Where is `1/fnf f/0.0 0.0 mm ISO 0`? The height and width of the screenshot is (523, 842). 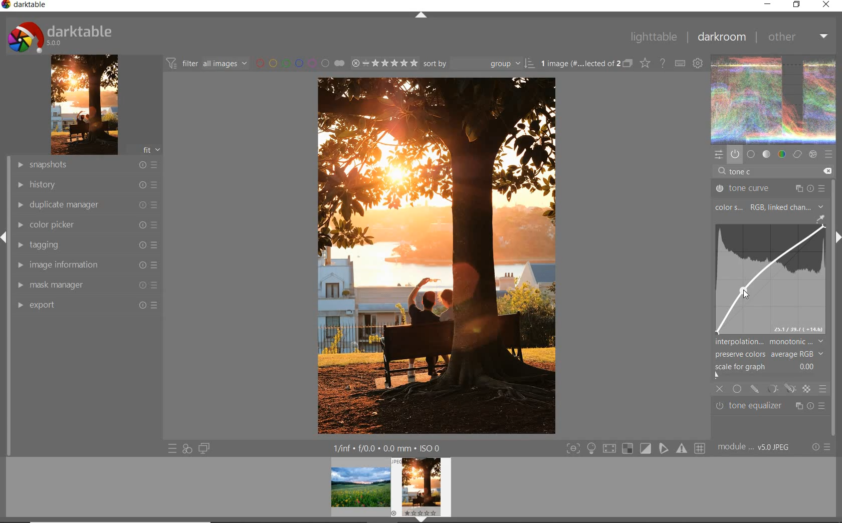
1/fnf f/0.0 0.0 mm ISO 0 is located at coordinates (389, 447).